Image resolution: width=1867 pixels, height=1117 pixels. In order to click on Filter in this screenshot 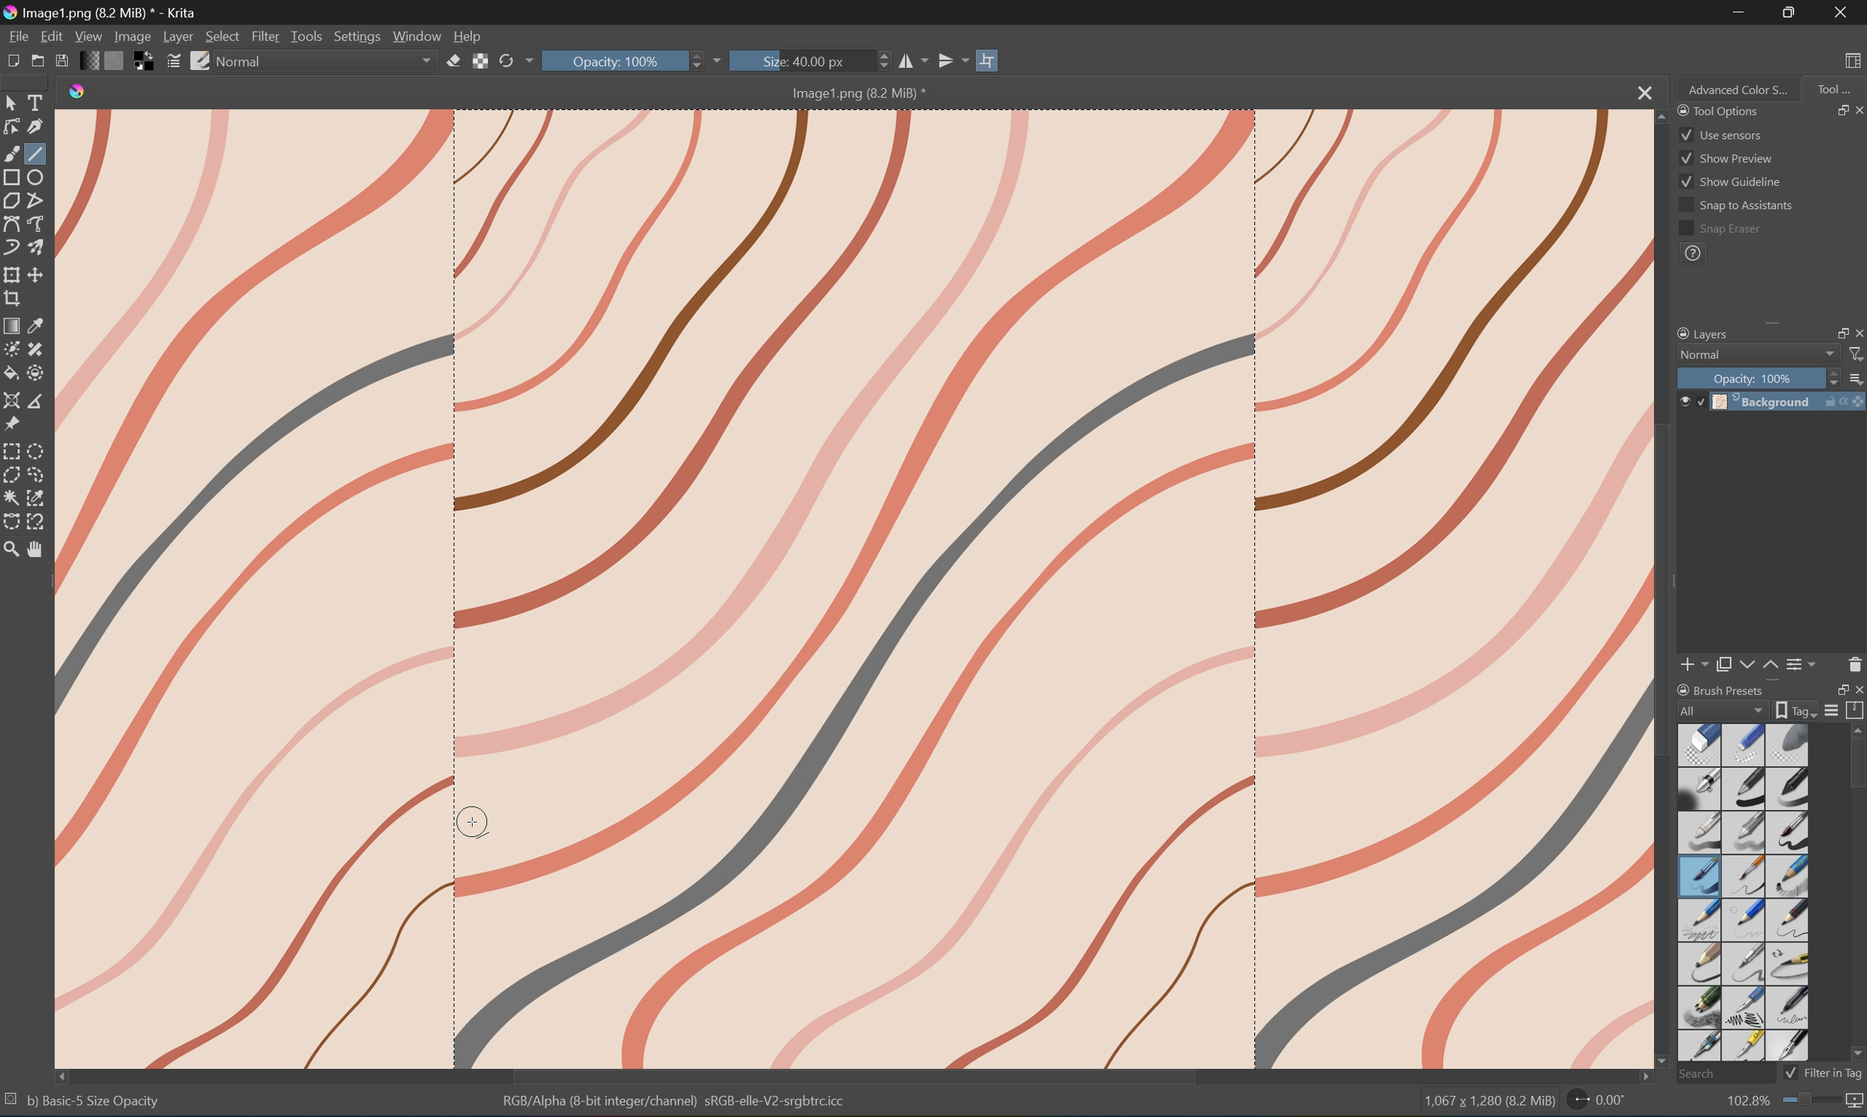, I will do `click(266, 35)`.